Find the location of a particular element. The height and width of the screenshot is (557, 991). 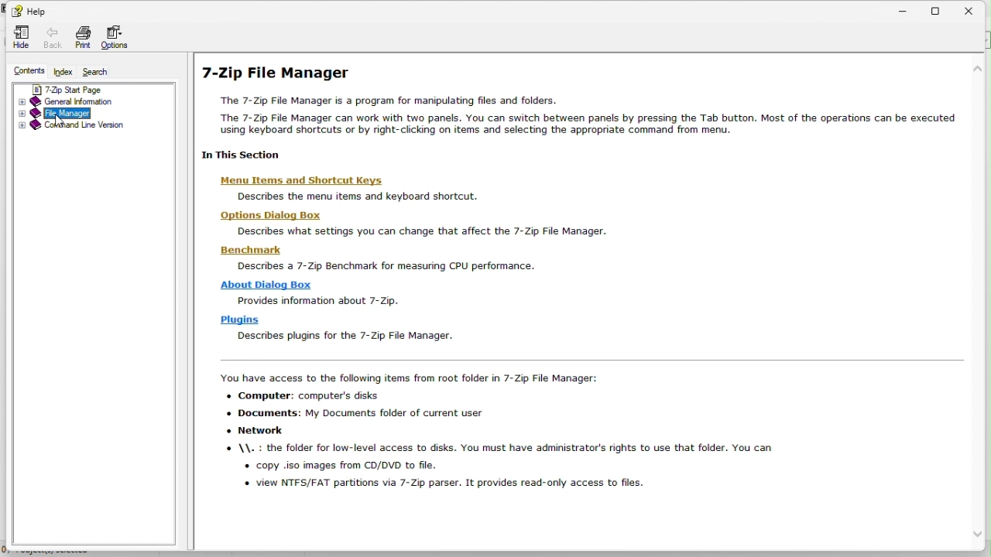

hide is located at coordinates (19, 38).